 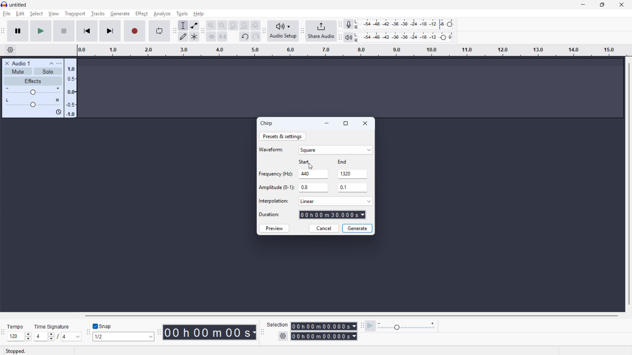 I want to click on Preview , so click(x=275, y=228).